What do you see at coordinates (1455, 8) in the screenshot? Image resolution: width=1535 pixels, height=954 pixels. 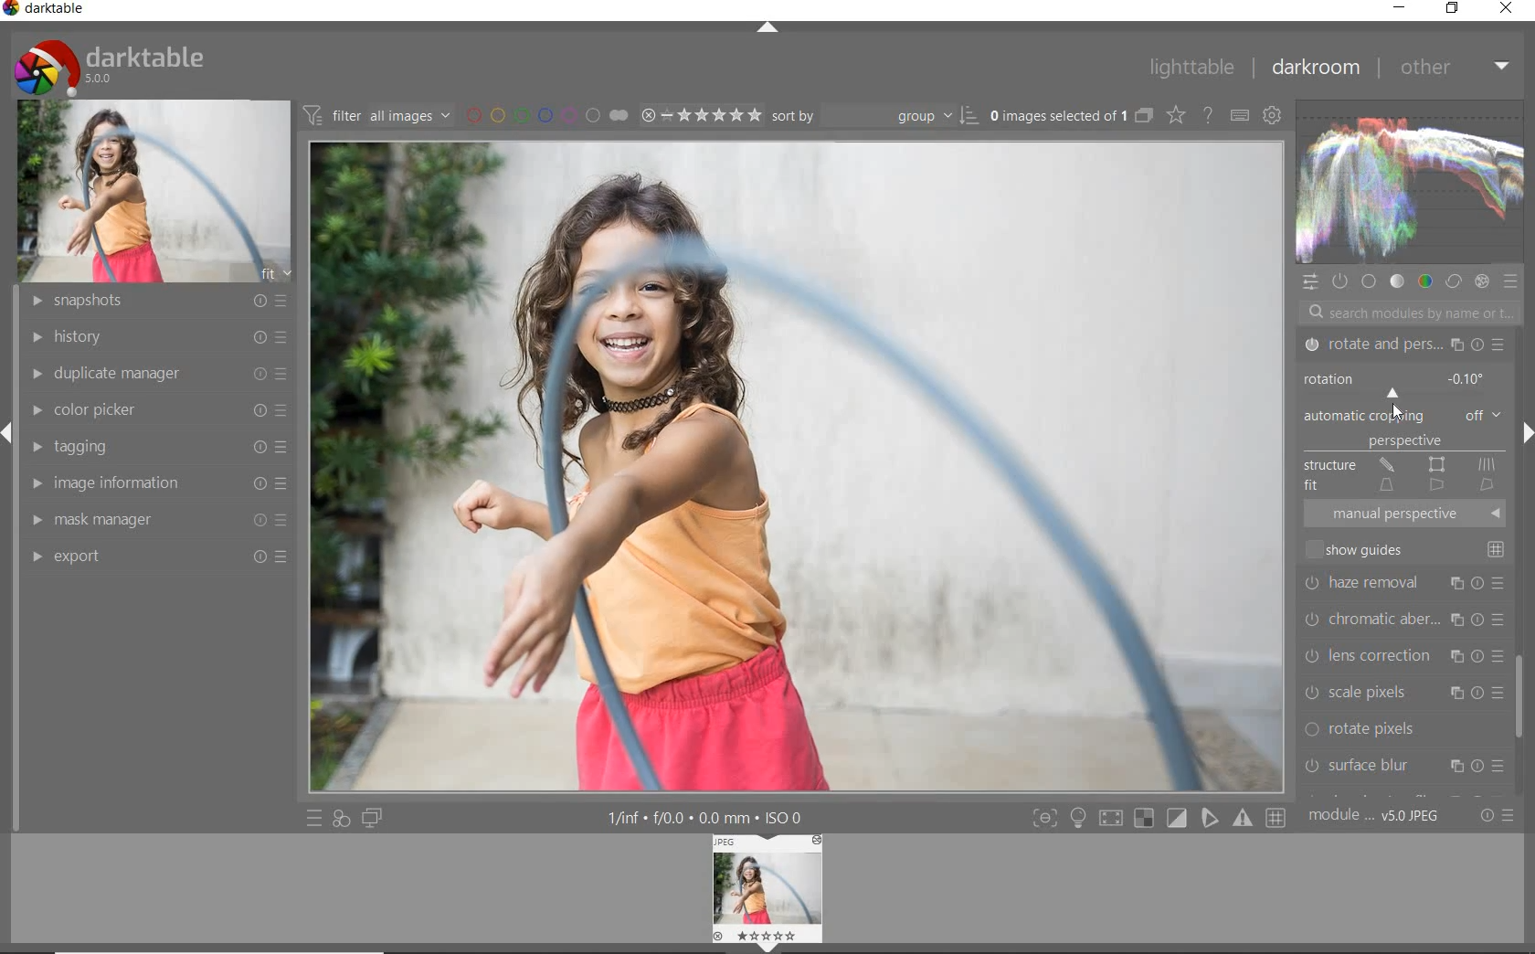 I see `restore` at bounding box center [1455, 8].